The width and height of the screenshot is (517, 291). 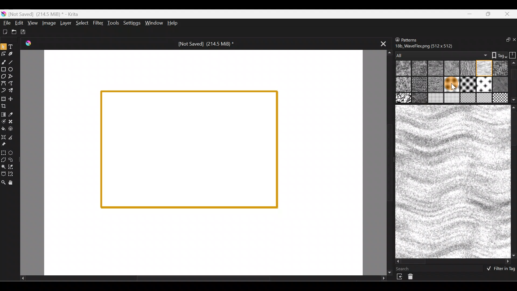 What do you see at coordinates (206, 44) in the screenshot?
I see `[Not Saved] (214.5 MiB) *` at bounding box center [206, 44].